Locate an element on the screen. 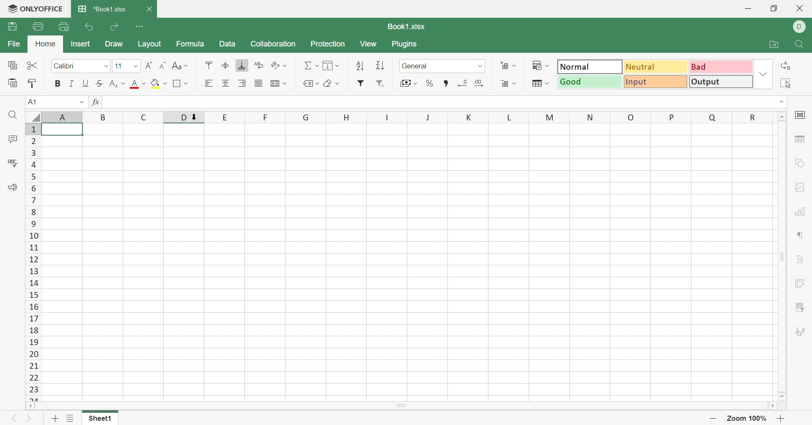 The height and width of the screenshot is (425, 812). Drop Down is located at coordinates (187, 65).